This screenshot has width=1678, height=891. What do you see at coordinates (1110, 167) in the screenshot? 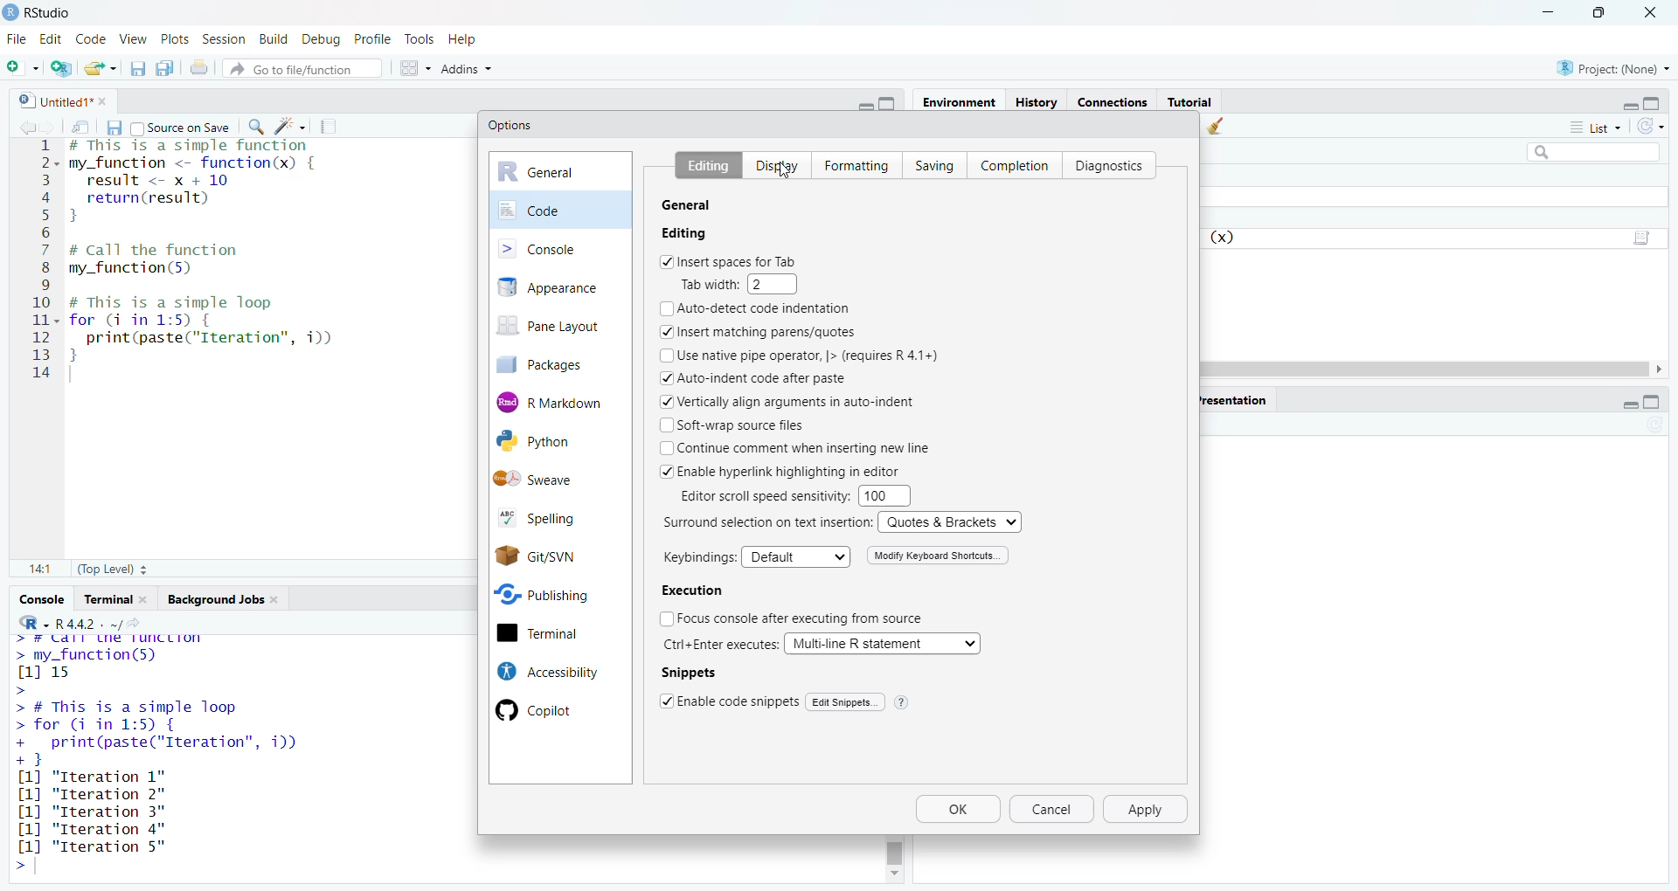
I see `Diagnostics` at bounding box center [1110, 167].